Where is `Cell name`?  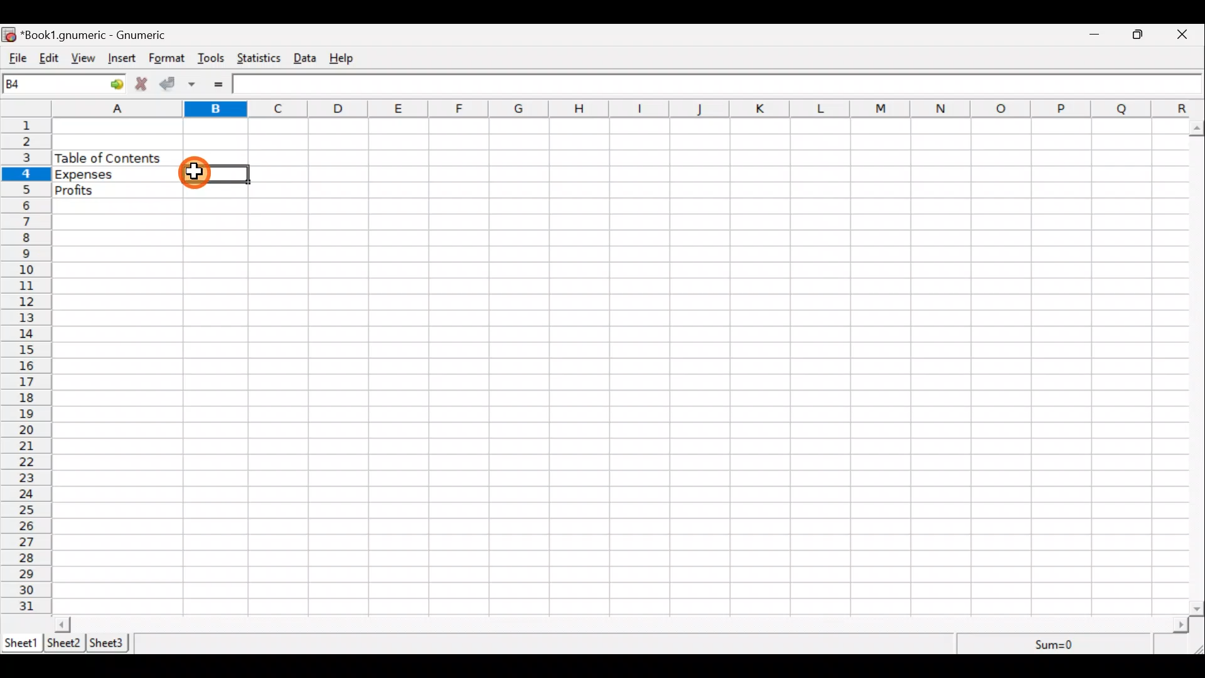 Cell name is located at coordinates (65, 83).